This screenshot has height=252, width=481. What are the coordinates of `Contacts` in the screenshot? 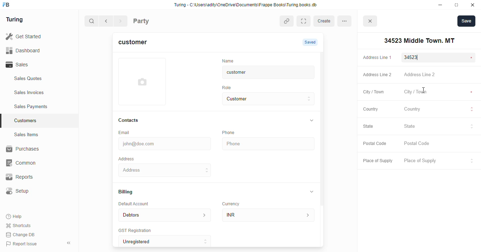 It's located at (135, 120).